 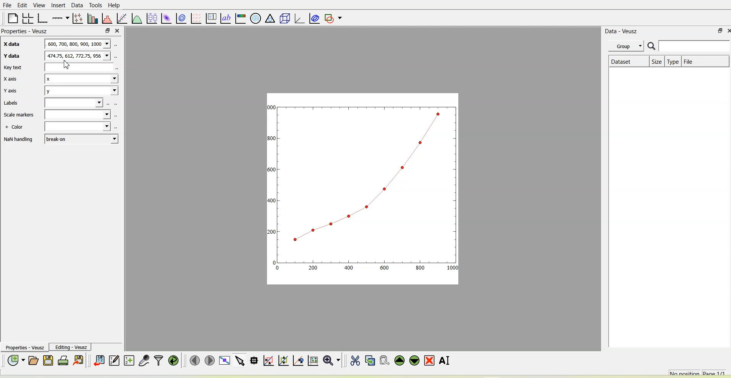 What do you see at coordinates (196, 18) in the screenshot?
I see `plot a vector field` at bounding box center [196, 18].